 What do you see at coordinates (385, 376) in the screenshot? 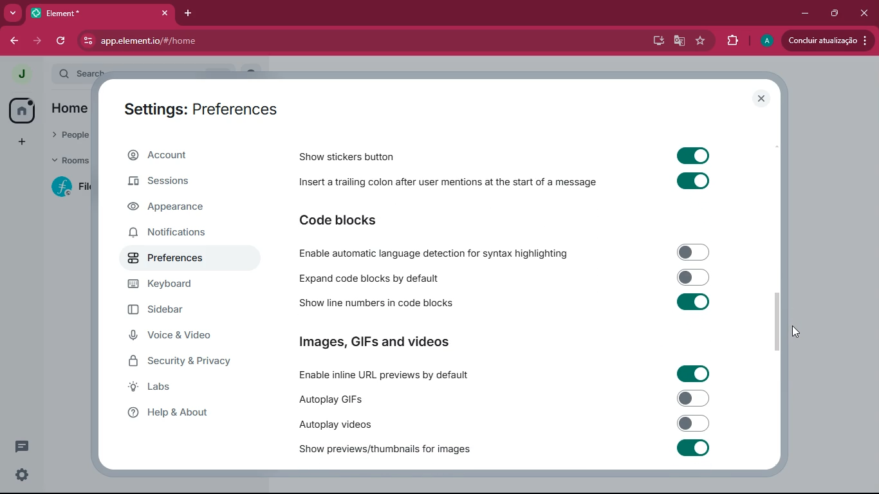
I see `enable inline` at bounding box center [385, 376].